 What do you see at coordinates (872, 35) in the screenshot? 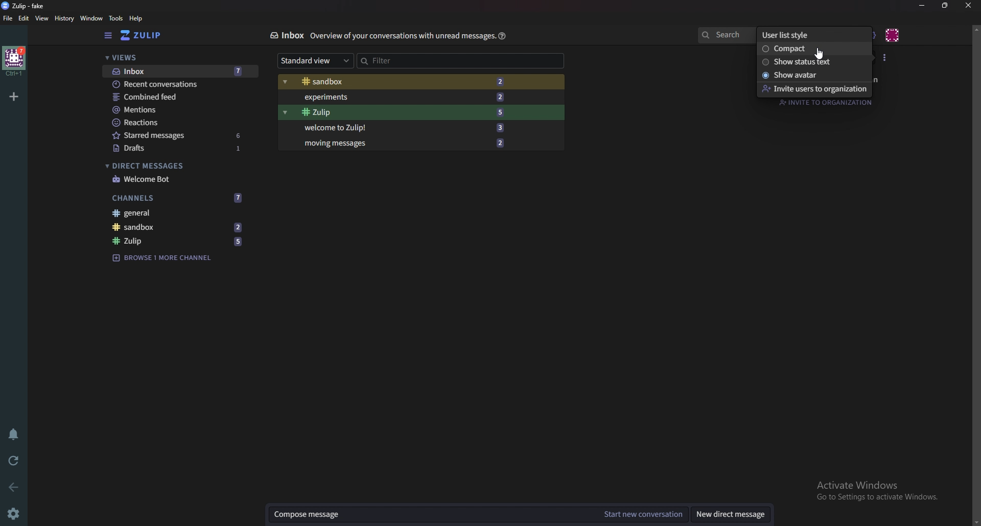
I see `main menu` at bounding box center [872, 35].